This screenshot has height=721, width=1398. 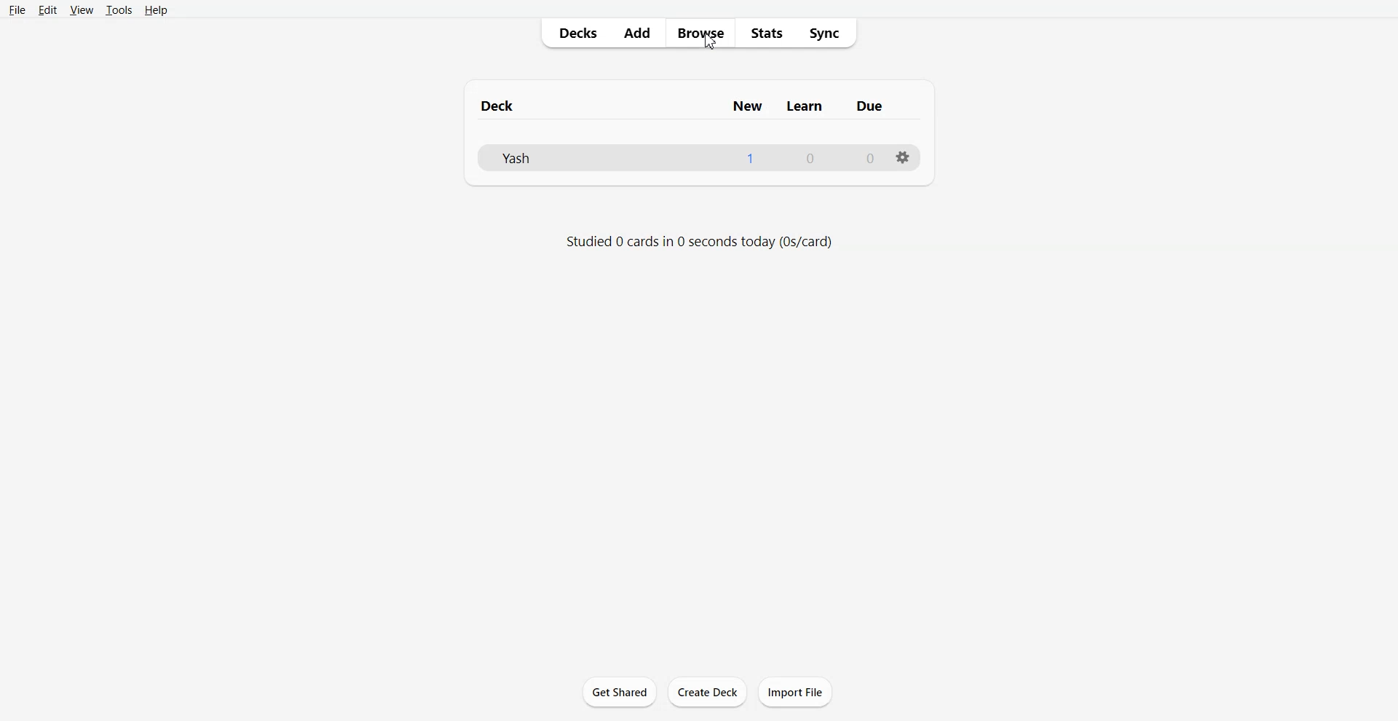 I want to click on Import File, so click(x=796, y=692).